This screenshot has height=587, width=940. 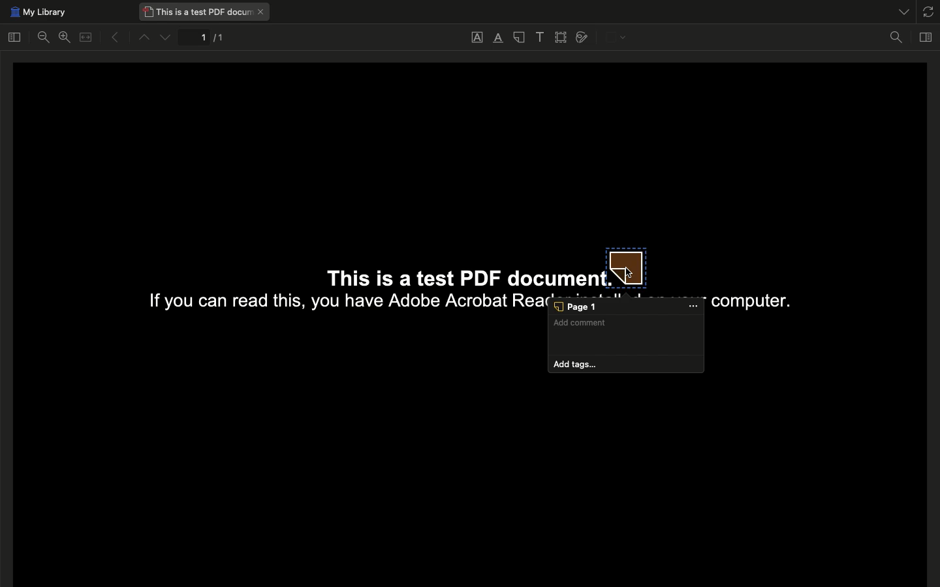 What do you see at coordinates (339, 303) in the screenshot?
I see `If you can read this, you have Adobe Acrobat Rea` at bounding box center [339, 303].